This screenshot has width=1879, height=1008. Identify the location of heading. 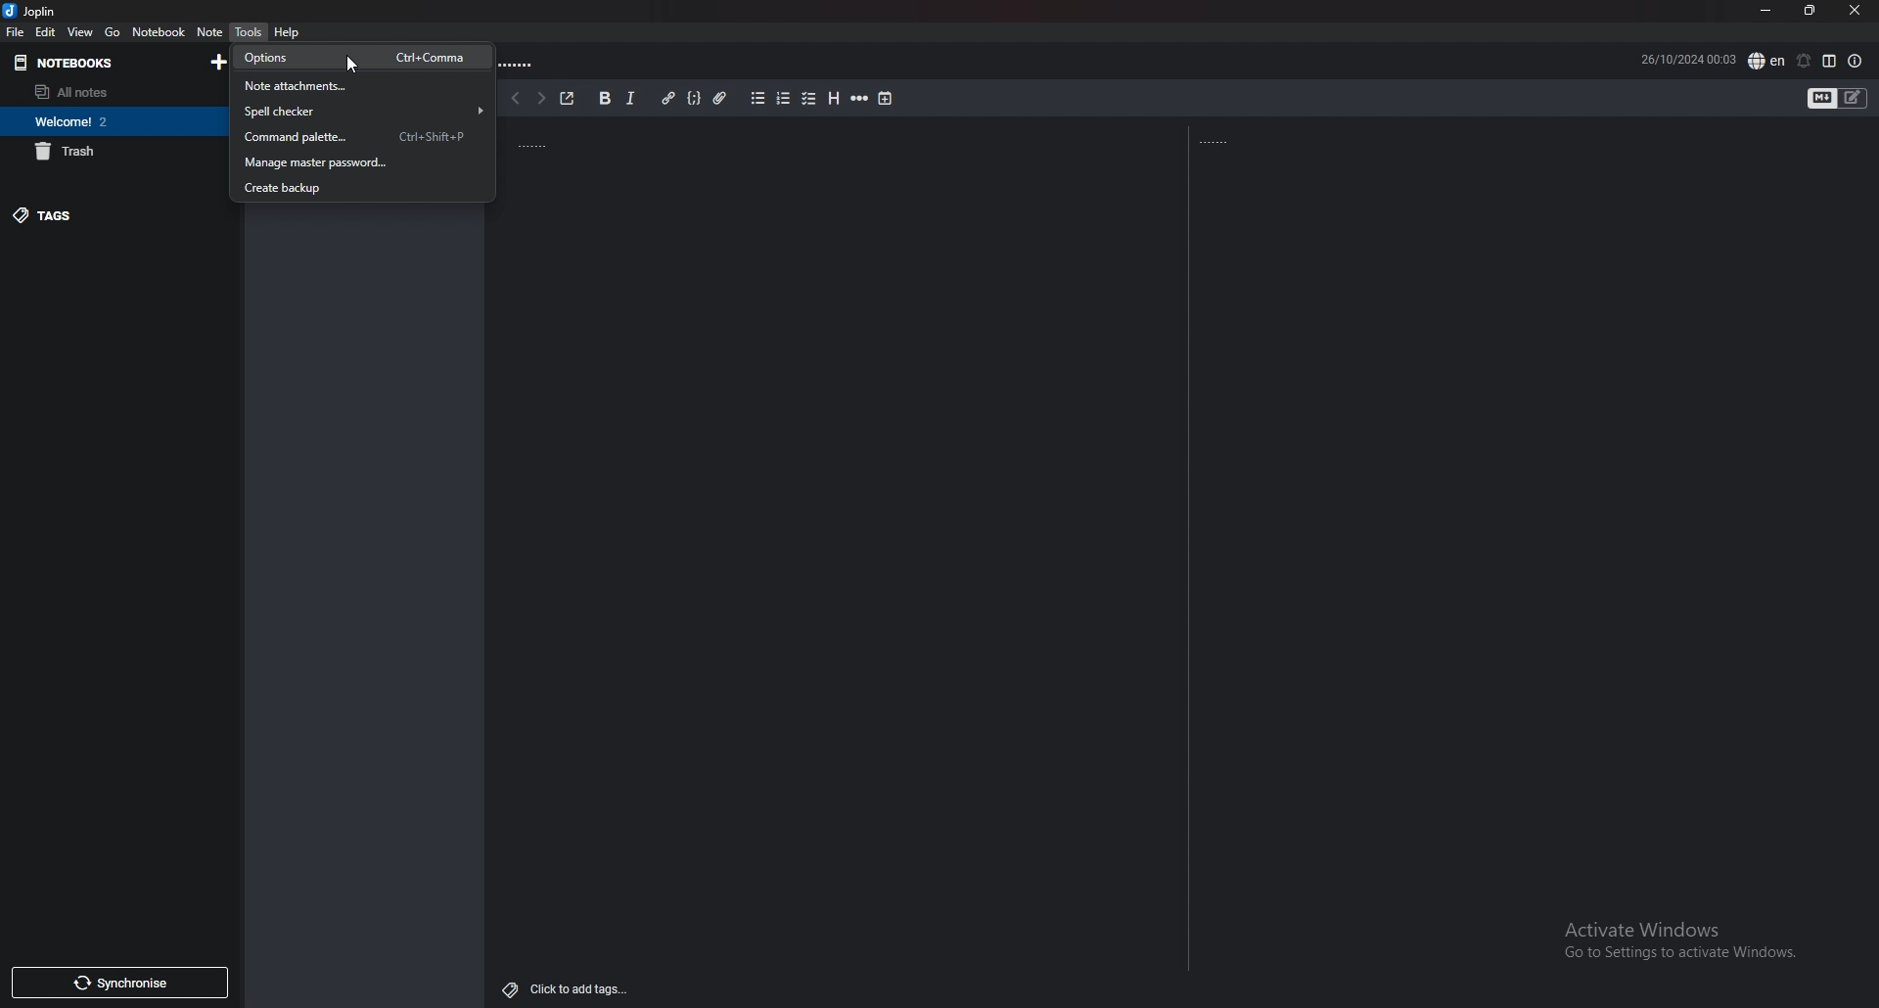
(835, 99).